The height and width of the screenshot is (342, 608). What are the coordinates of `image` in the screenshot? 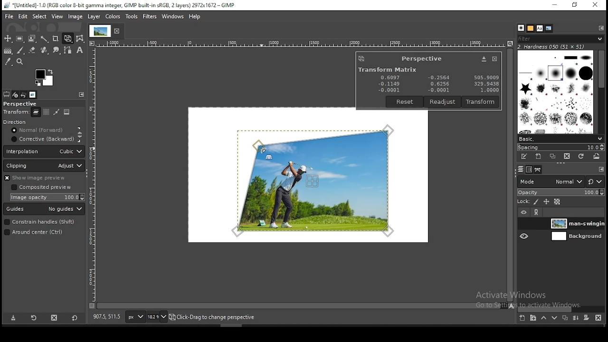 It's located at (315, 180).